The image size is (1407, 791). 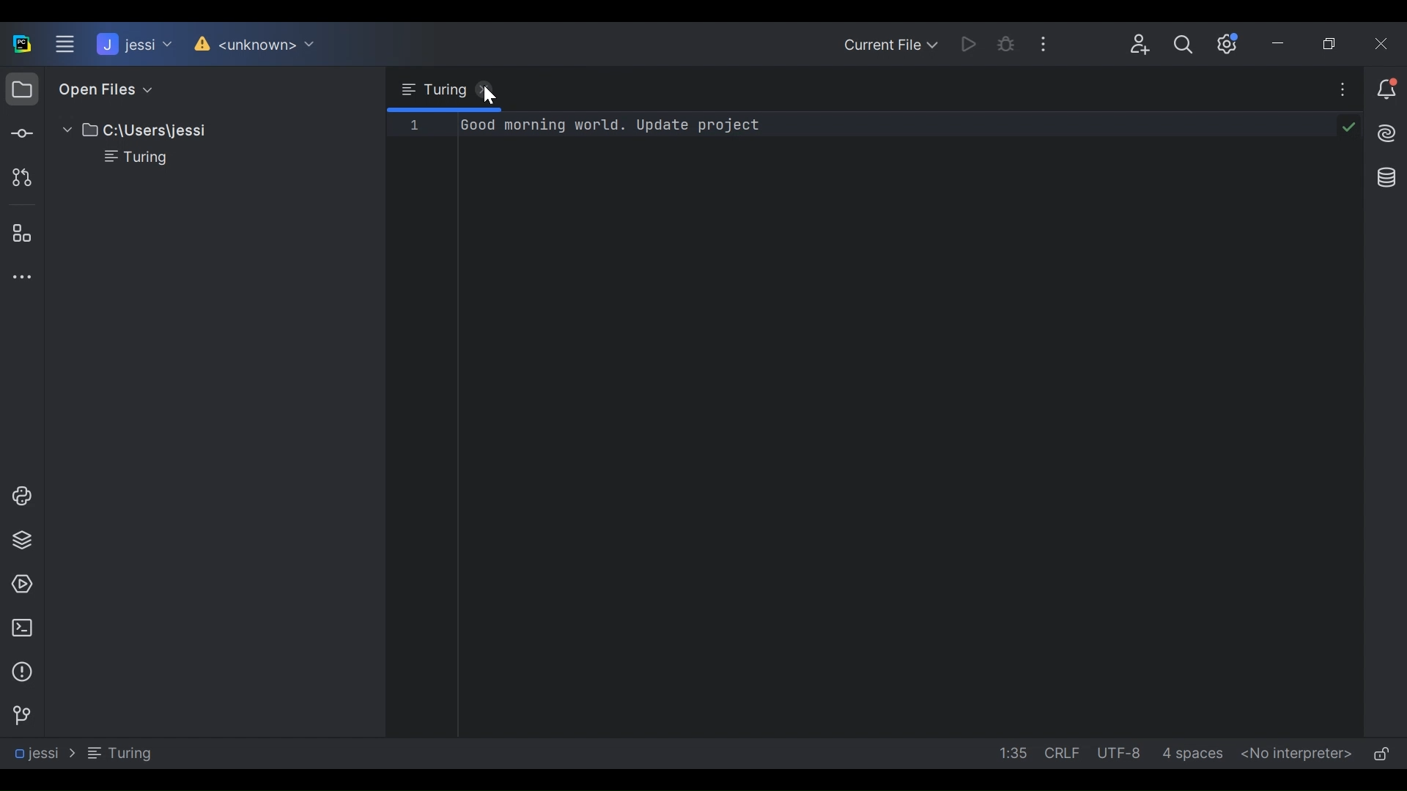 I want to click on Bug, so click(x=1007, y=42).